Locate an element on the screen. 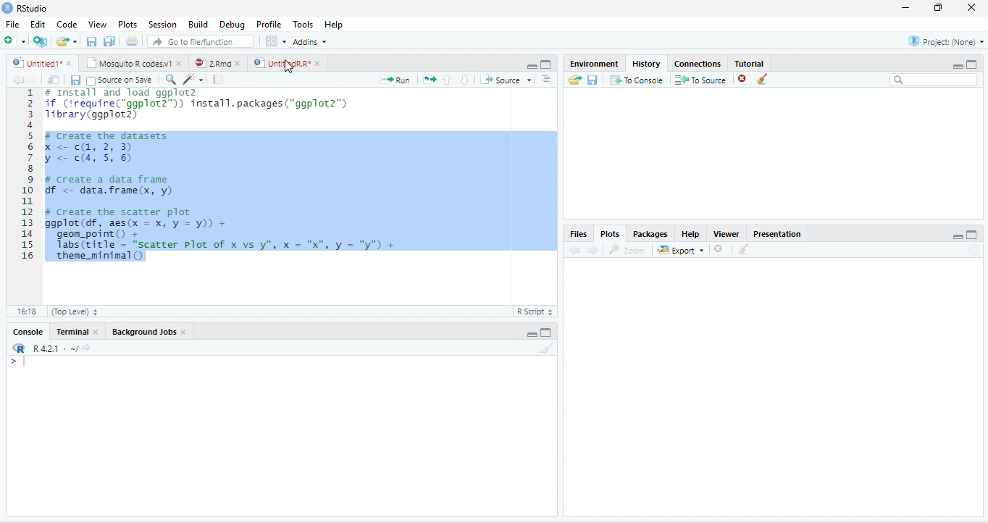 This screenshot has height=523, width=988. R 4.2.1 . ~/ is located at coordinates (54, 348).